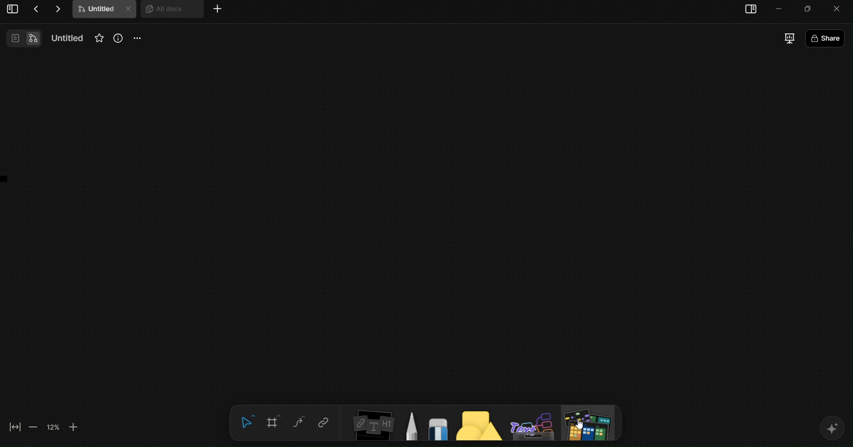 This screenshot has height=447, width=853. Describe the element at coordinates (137, 39) in the screenshot. I see `More` at that location.